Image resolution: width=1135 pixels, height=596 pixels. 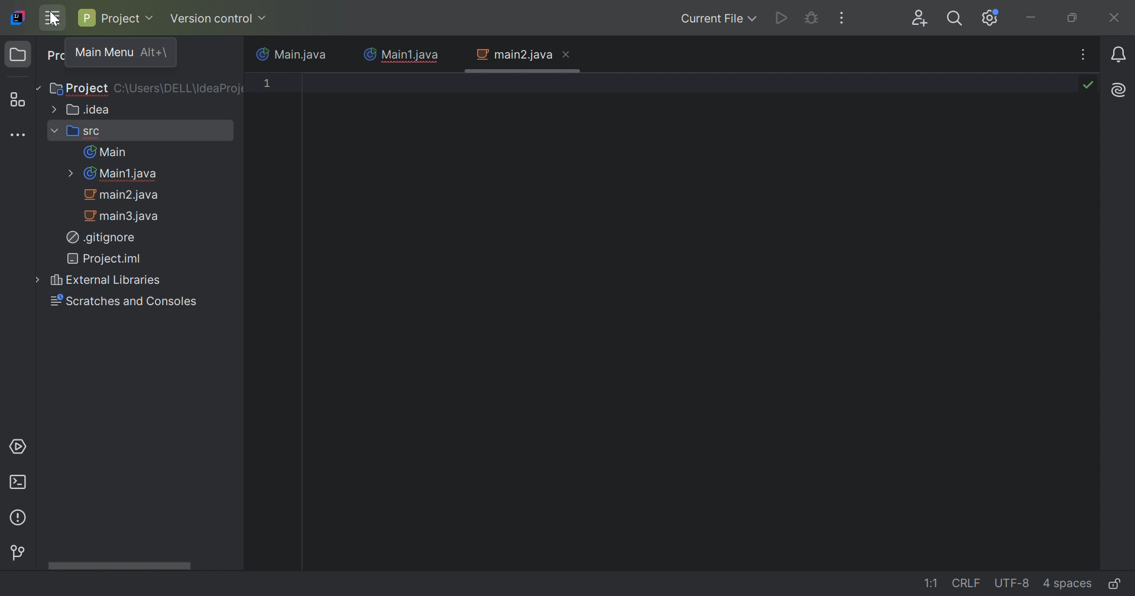 What do you see at coordinates (121, 216) in the screenshot?
I see `main3.java` at bounding box center [121, 216].